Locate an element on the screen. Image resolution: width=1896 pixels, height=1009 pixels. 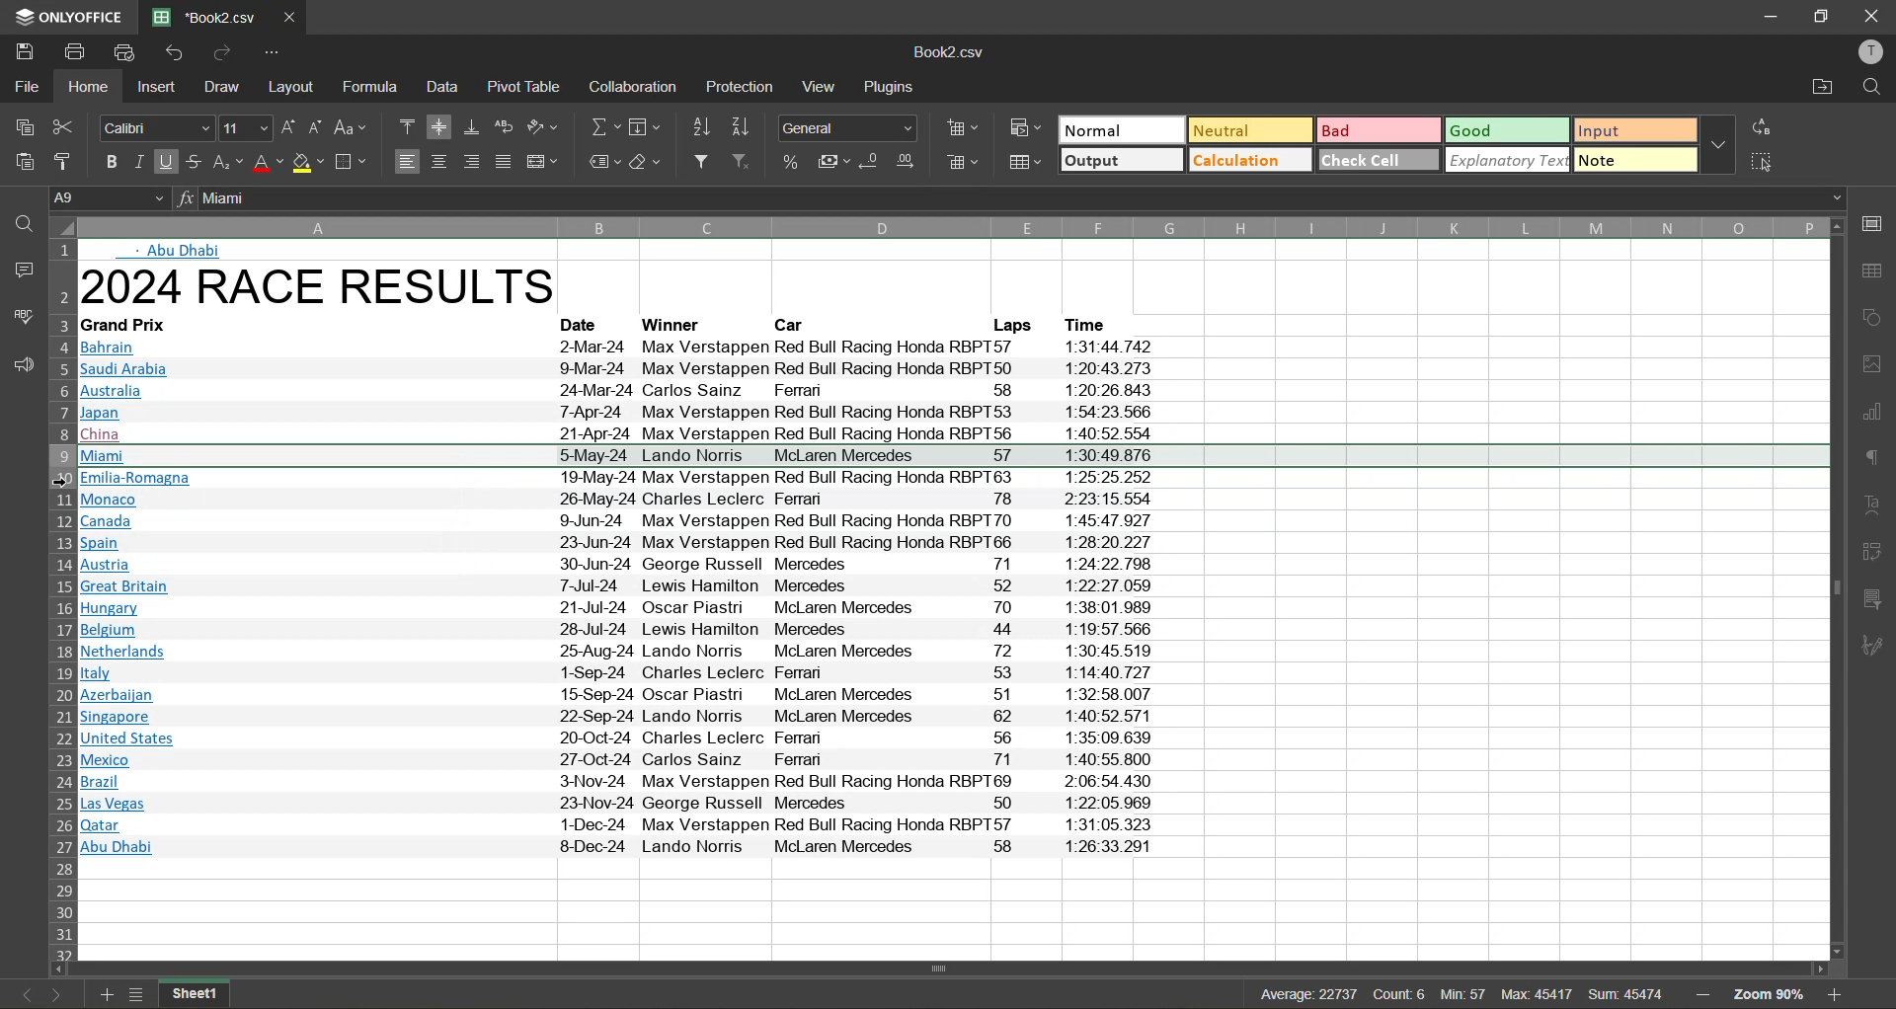
Average: 22737 is located at coordinates (1309, 994).